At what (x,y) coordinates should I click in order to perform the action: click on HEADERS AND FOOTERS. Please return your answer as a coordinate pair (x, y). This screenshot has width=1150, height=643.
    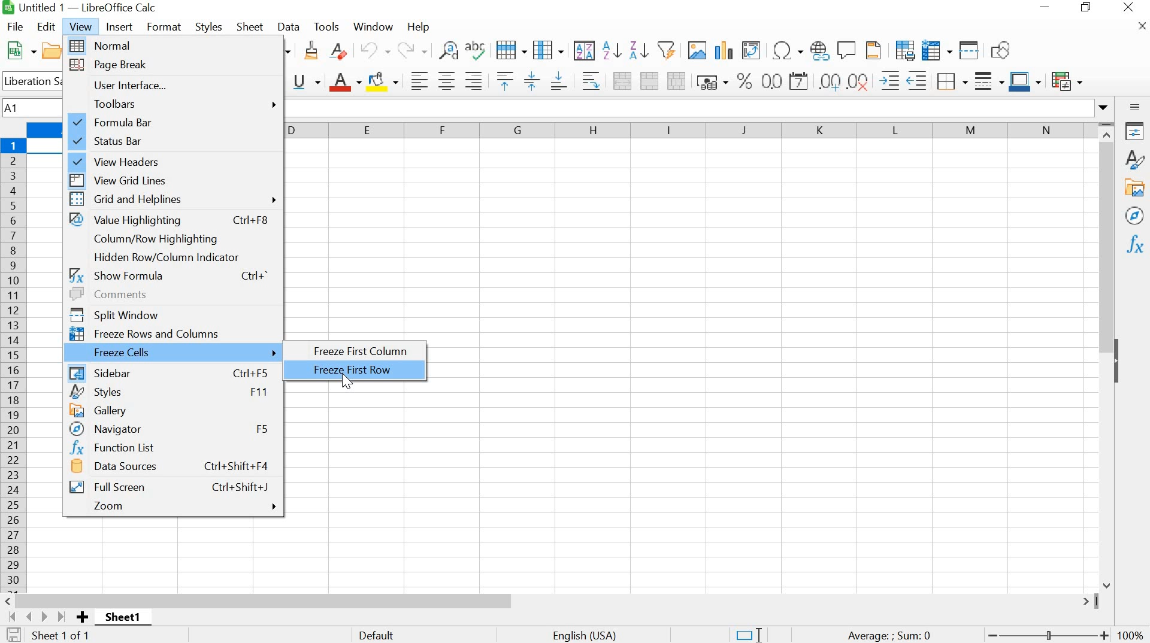
    Looking at the image, I should click on (876, 51).